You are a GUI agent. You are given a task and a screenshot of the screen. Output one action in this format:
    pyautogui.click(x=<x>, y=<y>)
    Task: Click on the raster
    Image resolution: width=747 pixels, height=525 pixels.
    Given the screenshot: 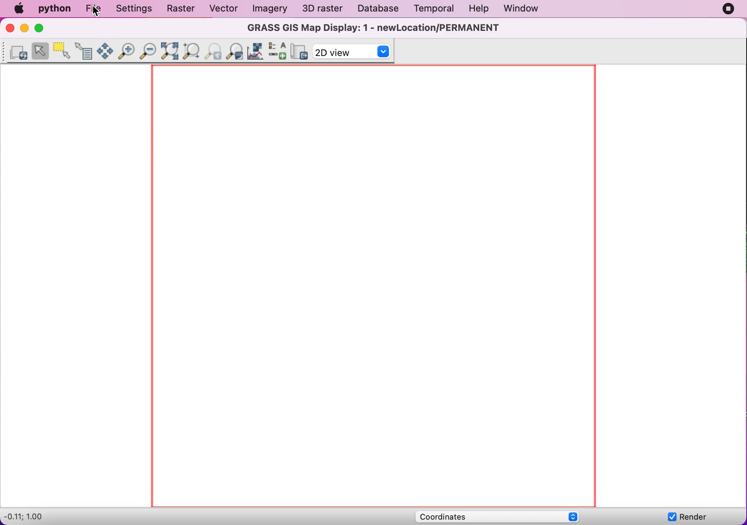 What is the action you would take?
    pyautogui.click(x=183, y=10)
    